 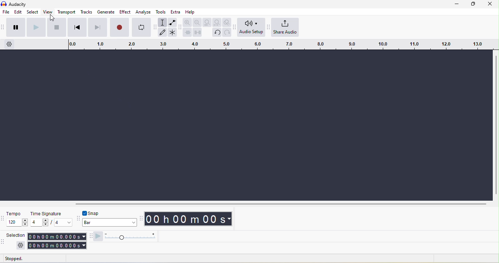 I want to click on timestamp, so click(x=188, y=219).